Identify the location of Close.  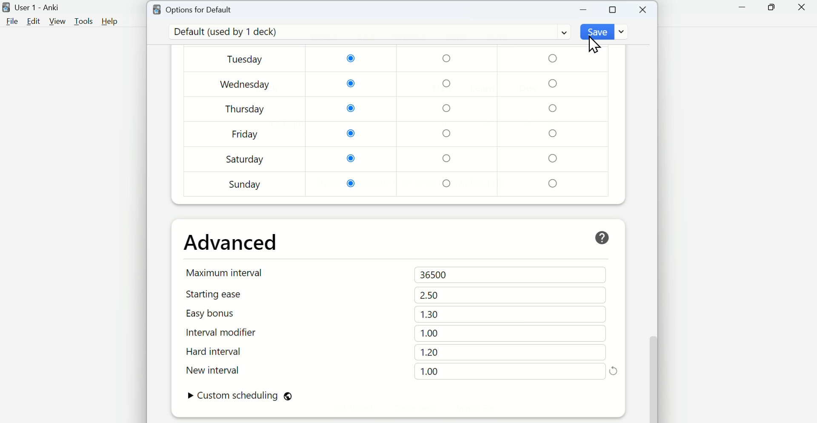
(801, 8).